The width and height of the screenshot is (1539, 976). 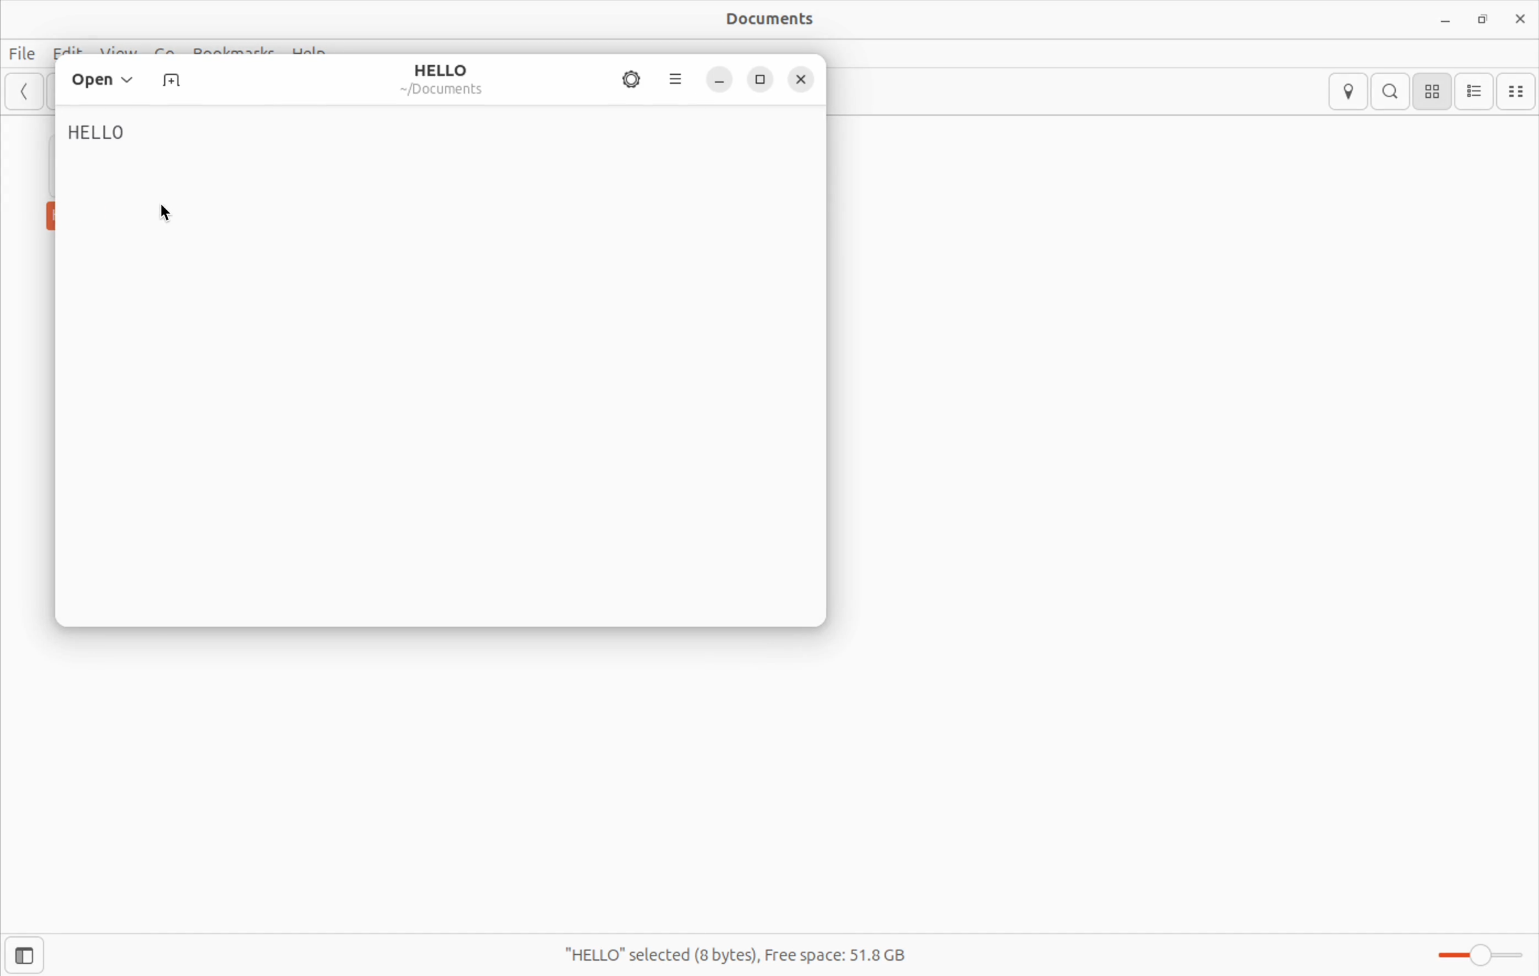 What do you see at coordinates (739, 954) in the screenshot?
I see `"HELLO" selected(8 bytes), Free space: 51.8 GB` at bounding box center [739, 954].